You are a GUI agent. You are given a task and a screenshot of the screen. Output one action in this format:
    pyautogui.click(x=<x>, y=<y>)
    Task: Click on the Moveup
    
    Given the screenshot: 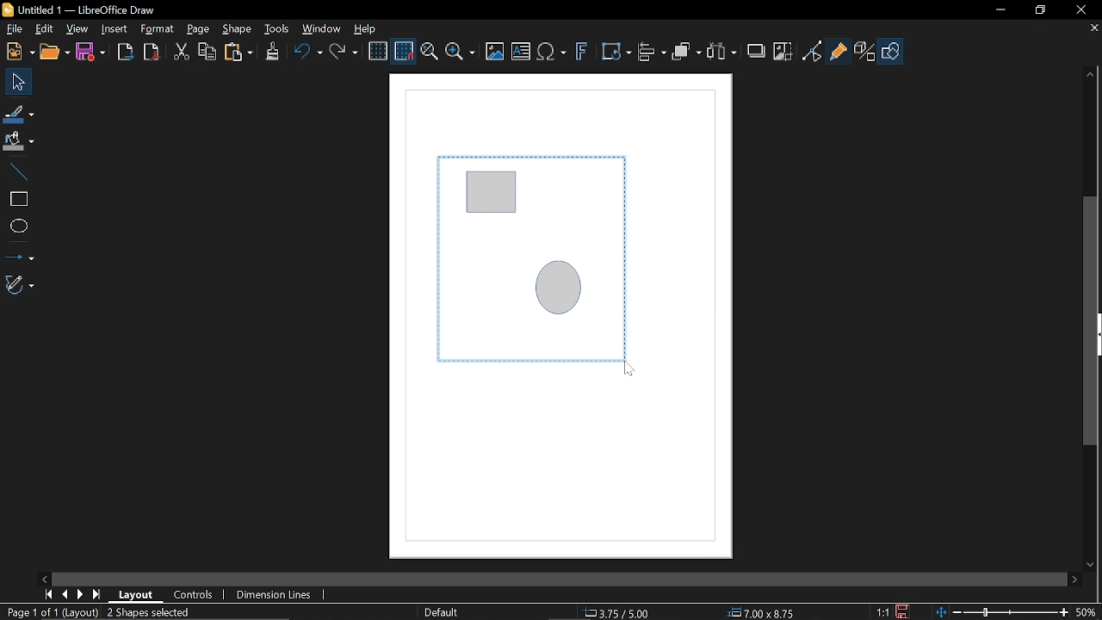 What is the action you would take?
    pyautogui.click(x=1090, y=74)
    